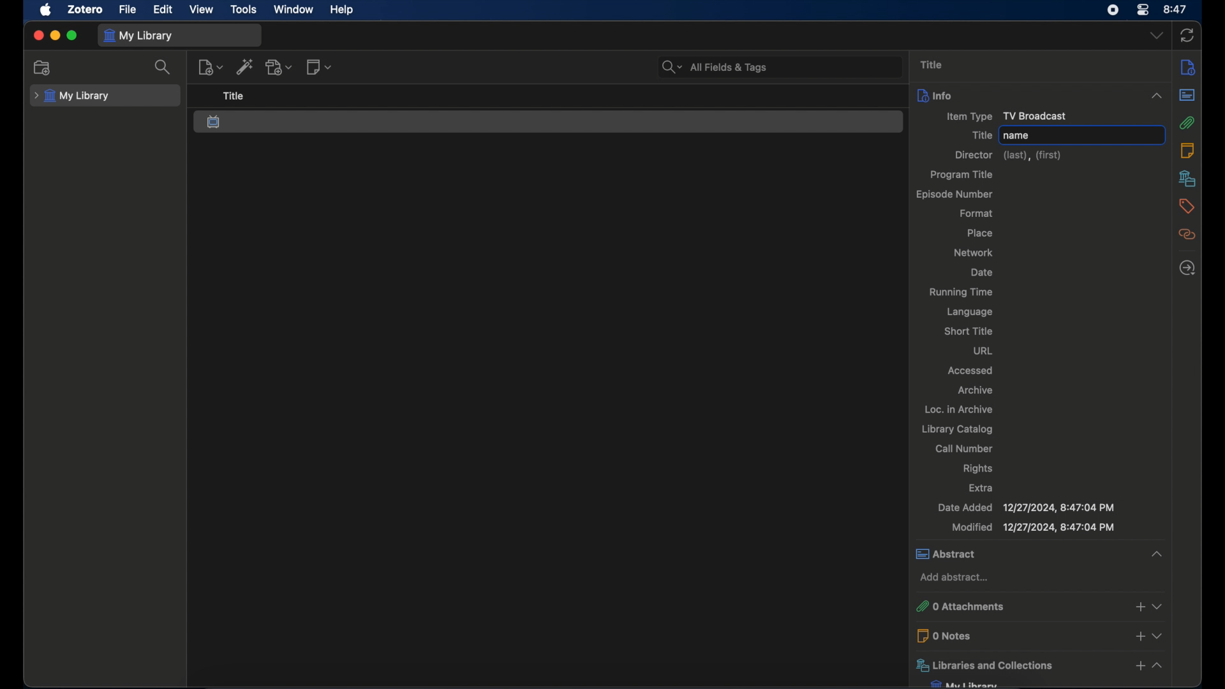 The width and height of the screenshot is (1225, 689). Describe the element at coordinates (1187, 178) in the screenshot. I see `libraries` at that location.